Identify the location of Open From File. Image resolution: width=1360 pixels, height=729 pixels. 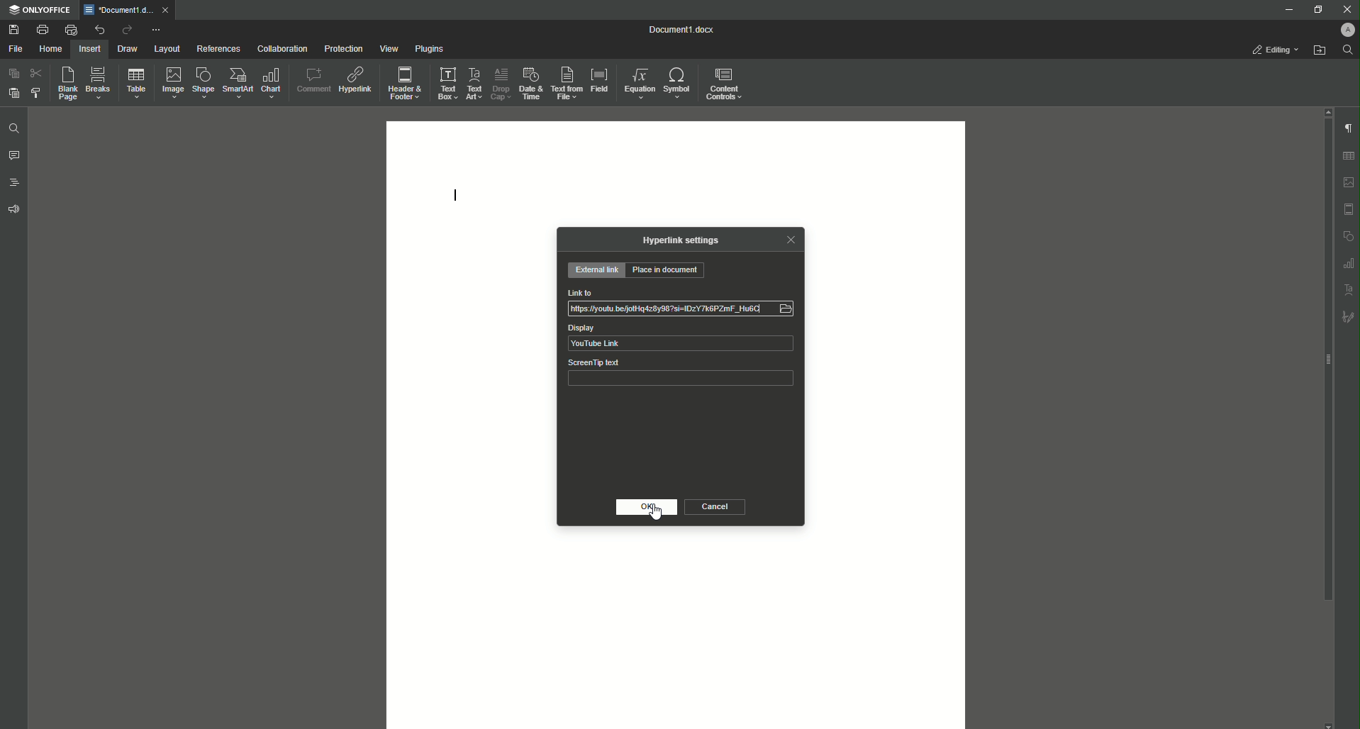
(1320, 52).